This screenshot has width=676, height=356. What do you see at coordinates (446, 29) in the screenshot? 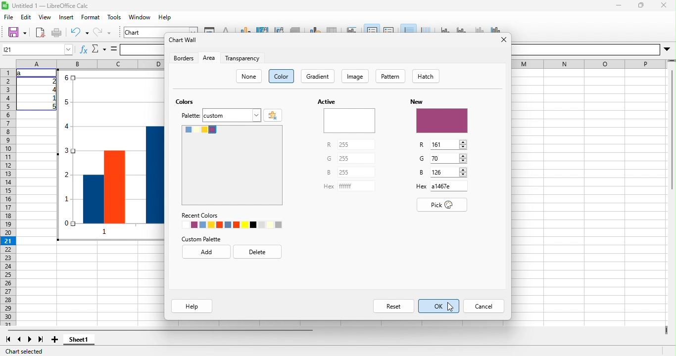
I see `x axis` at bounding box center [446, 29].